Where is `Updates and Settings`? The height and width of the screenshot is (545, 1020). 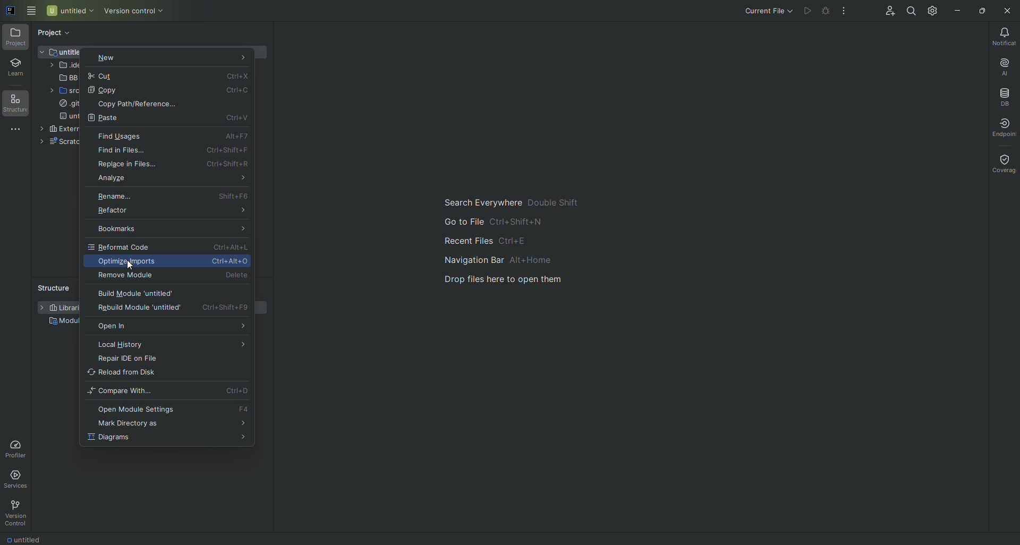 Updates and Settings is located at coordinates (932, 11).